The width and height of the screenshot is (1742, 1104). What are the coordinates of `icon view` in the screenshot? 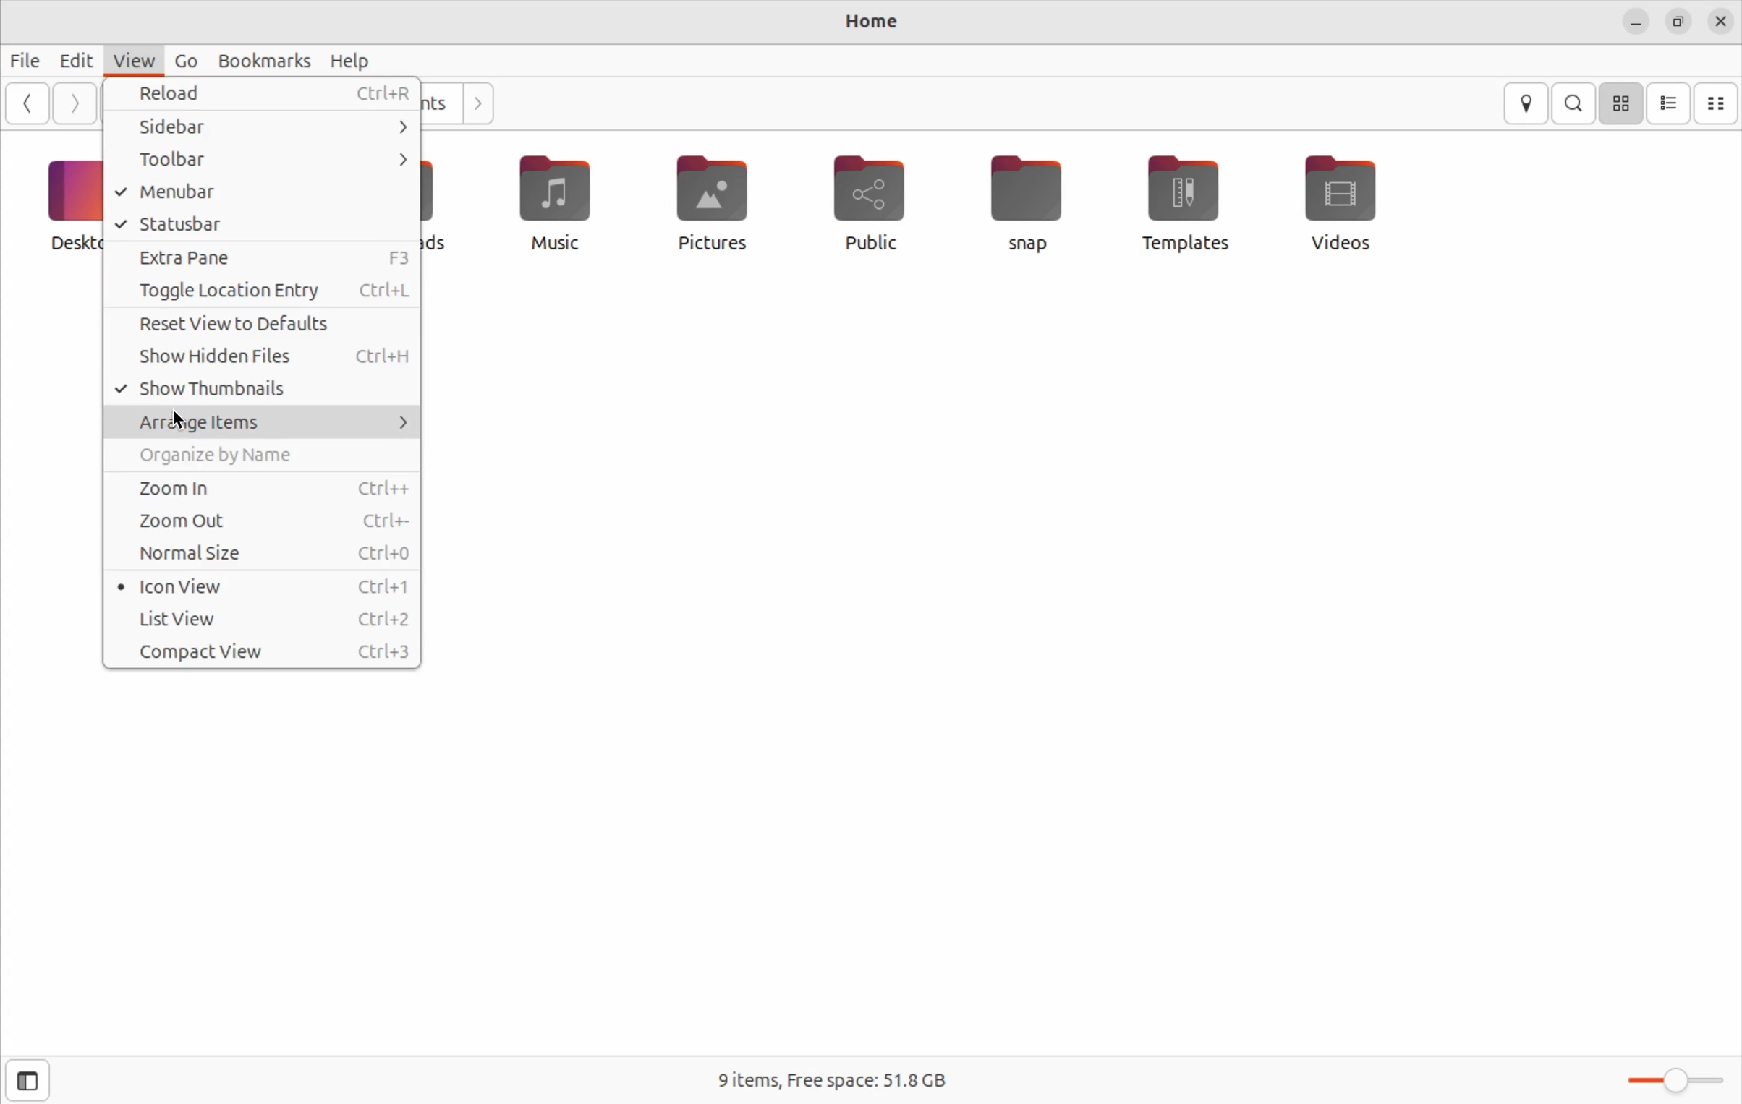 It's located at (263, 588).